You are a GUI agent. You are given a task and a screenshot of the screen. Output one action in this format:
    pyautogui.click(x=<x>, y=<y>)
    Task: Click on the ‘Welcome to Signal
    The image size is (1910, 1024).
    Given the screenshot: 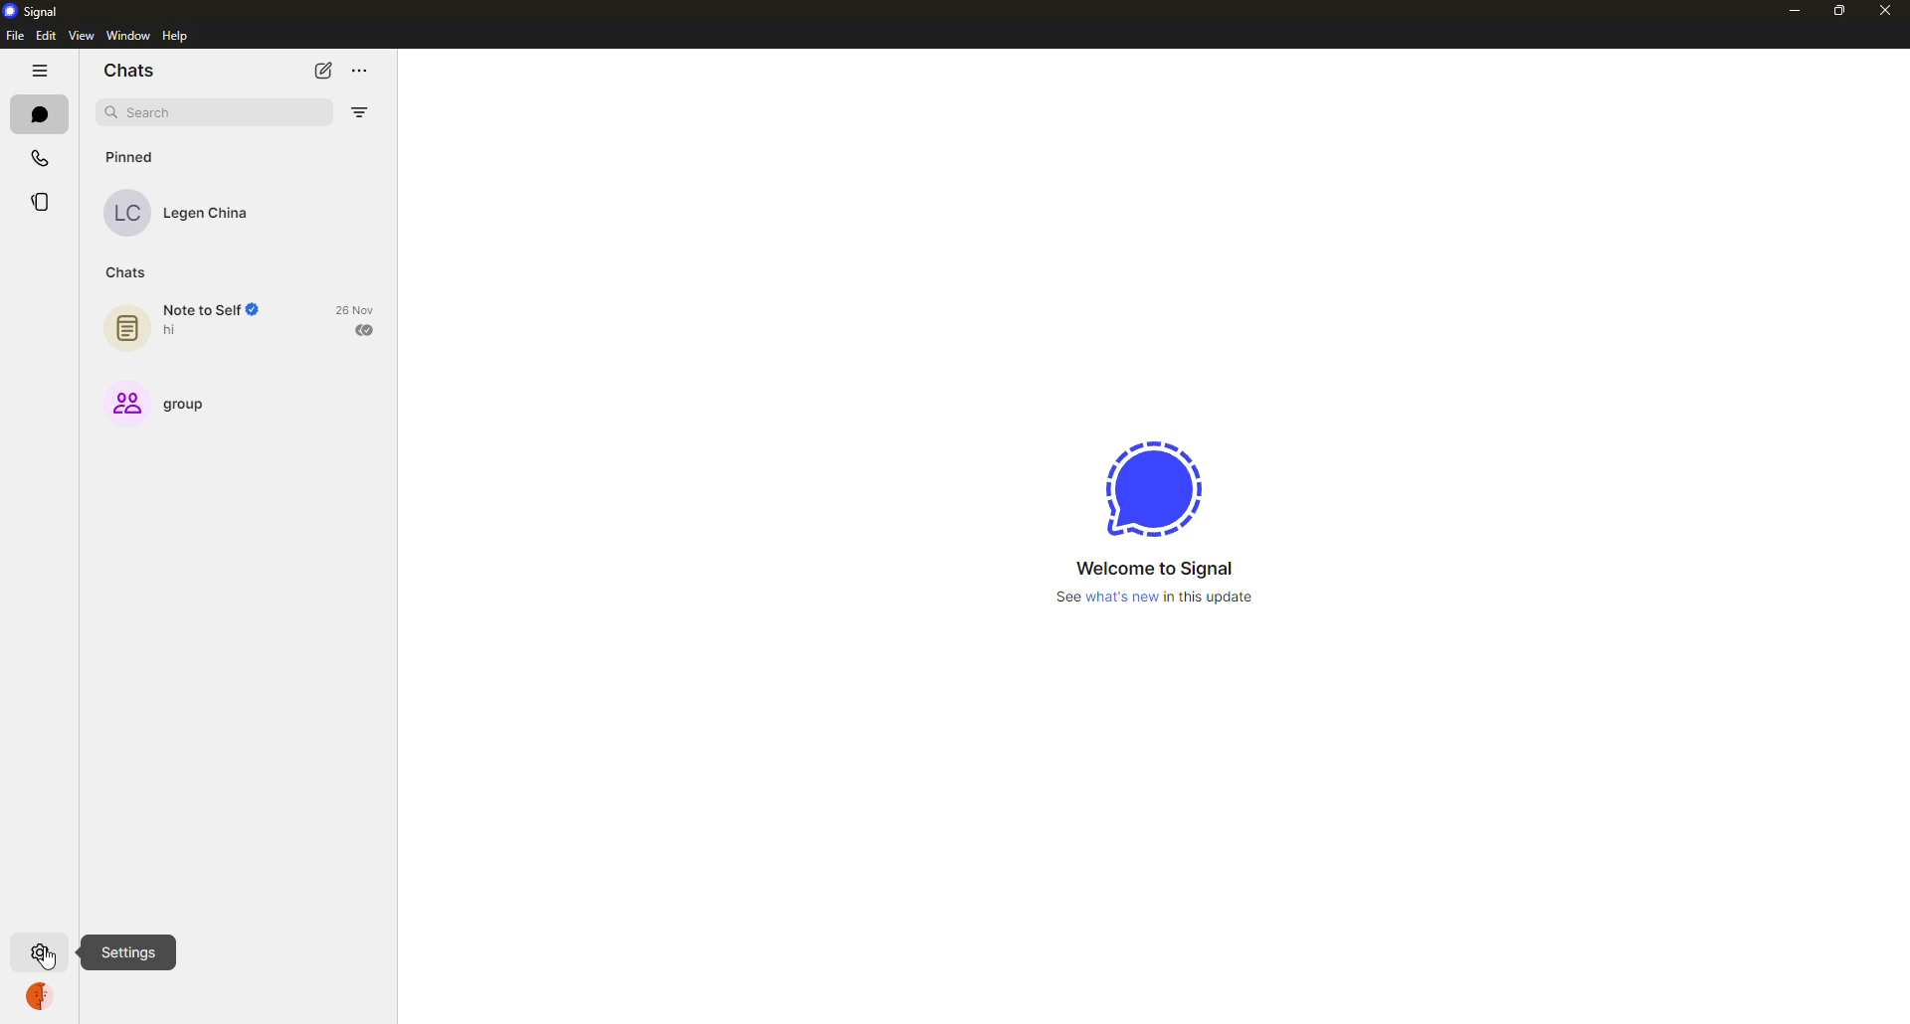 What is the action you would take?
    pyautogui.click(x=1160, y=569)
    